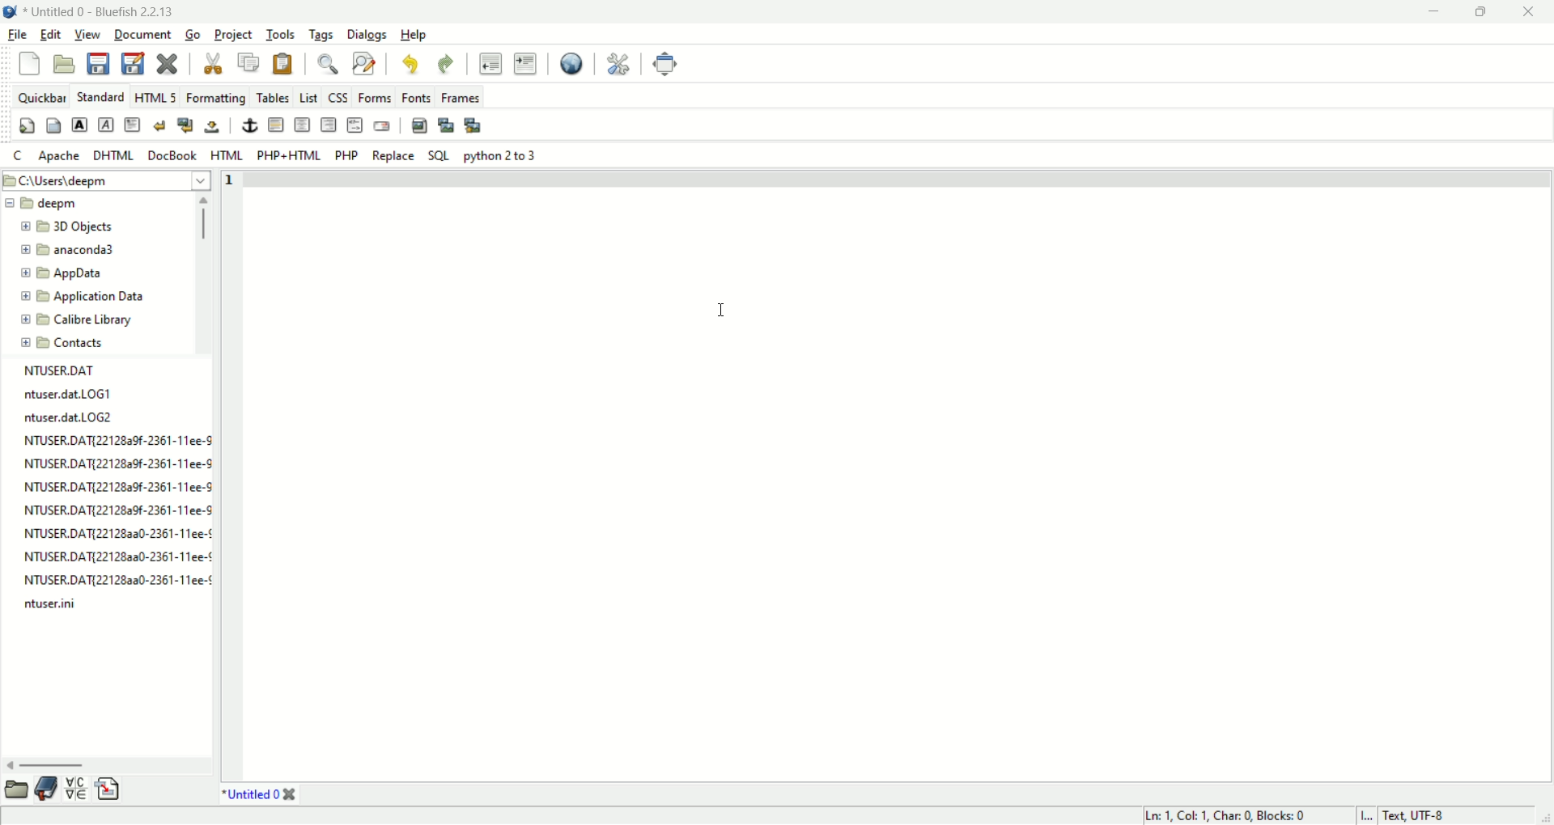 The height and width of the screenshot is (825, 1554). Describe the element at coordinates (439, 156) in the screenshot. I see `SQL` at that location.